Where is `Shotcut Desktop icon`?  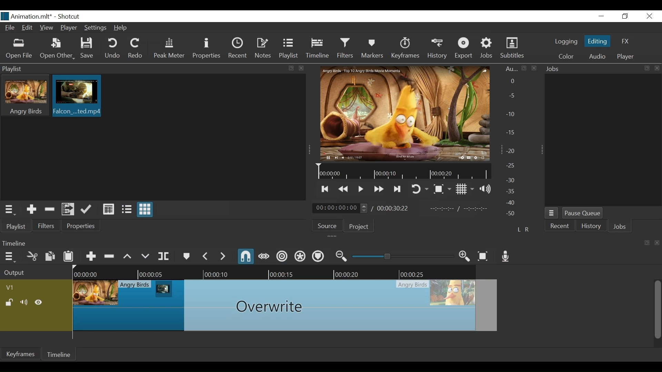
Shotcut Desktop icon is located at coordinates (5, 16).